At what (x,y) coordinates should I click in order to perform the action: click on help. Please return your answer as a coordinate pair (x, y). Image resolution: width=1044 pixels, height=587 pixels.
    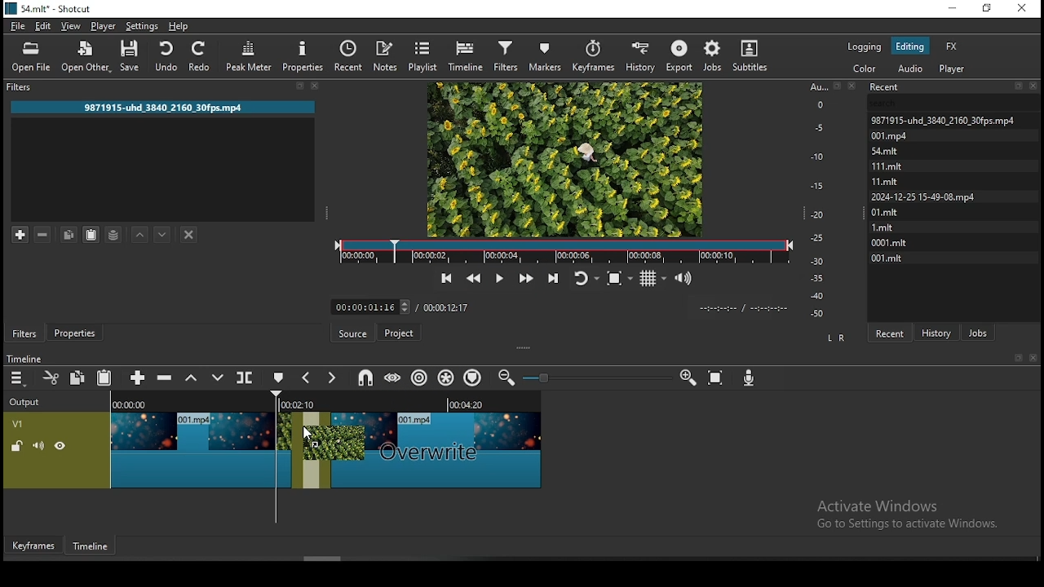
    Looking at the image, I should click on (180, 26).